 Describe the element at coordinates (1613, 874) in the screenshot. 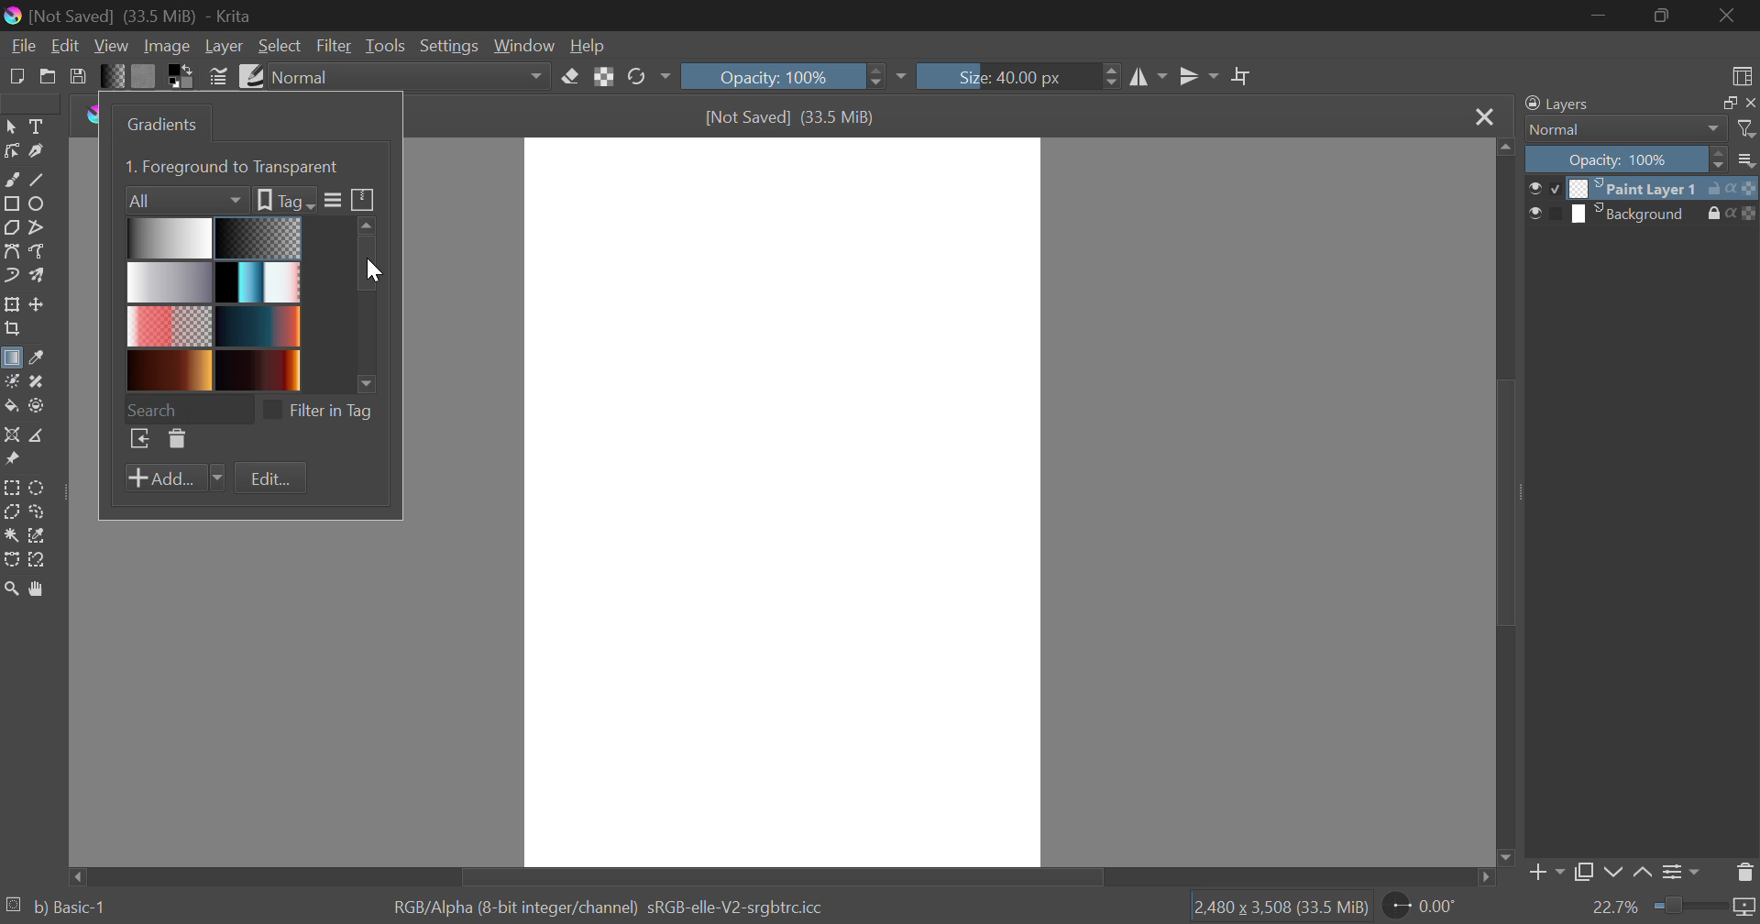

I see `Move Layer Down` at that location.